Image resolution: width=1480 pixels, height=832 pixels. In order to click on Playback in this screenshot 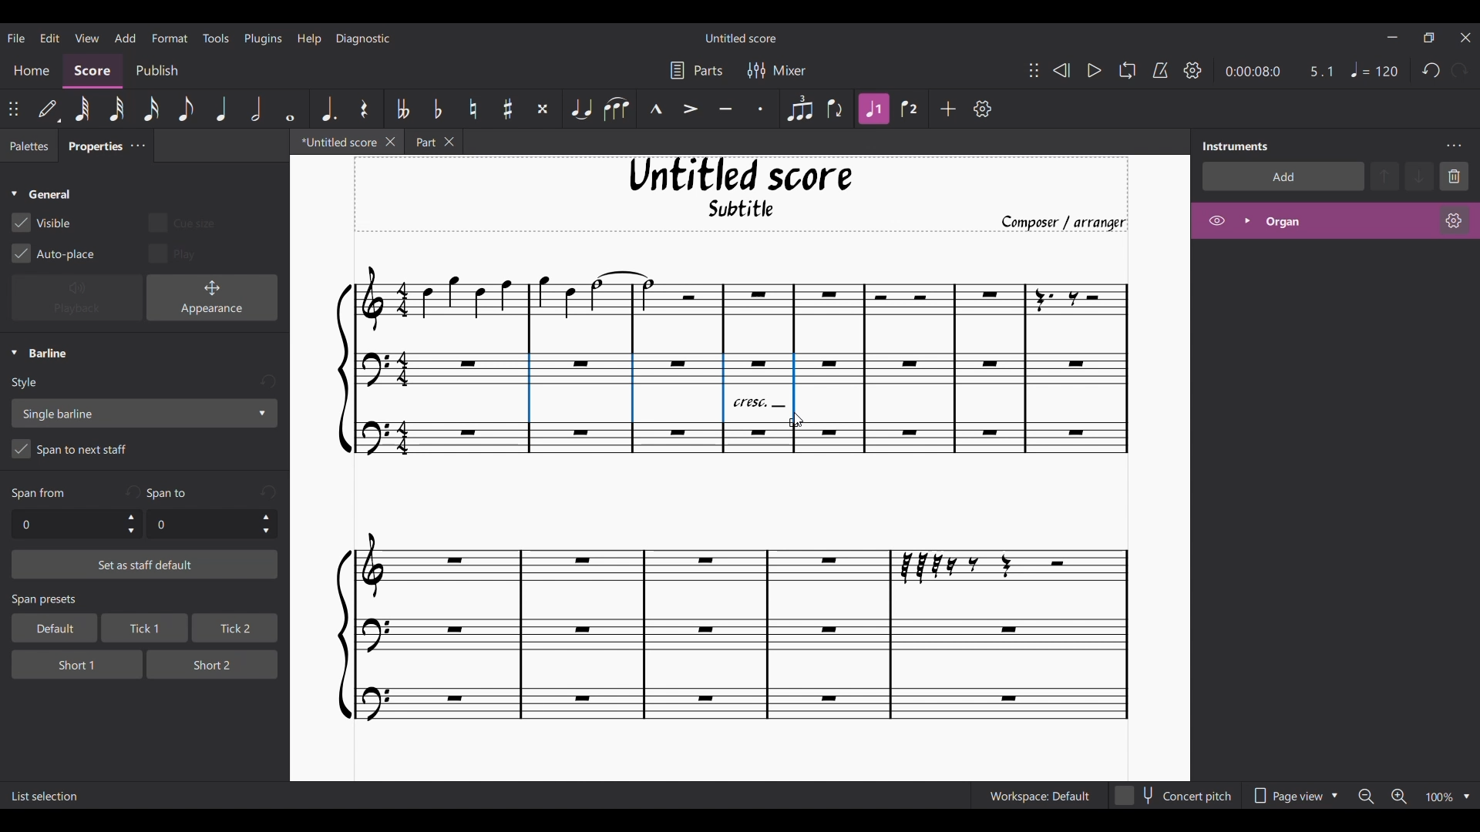, I will do `click(77, 298)`.